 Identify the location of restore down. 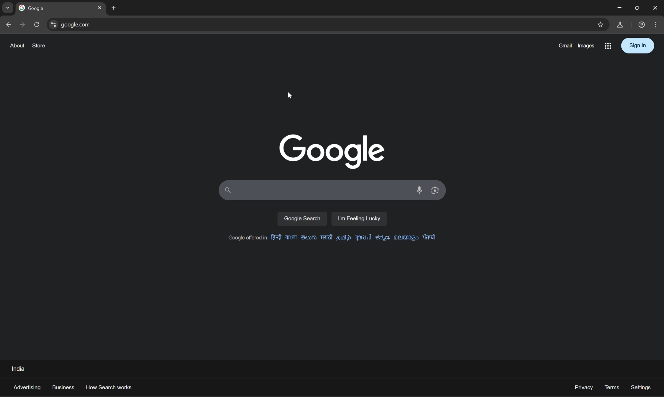
(638, 8).